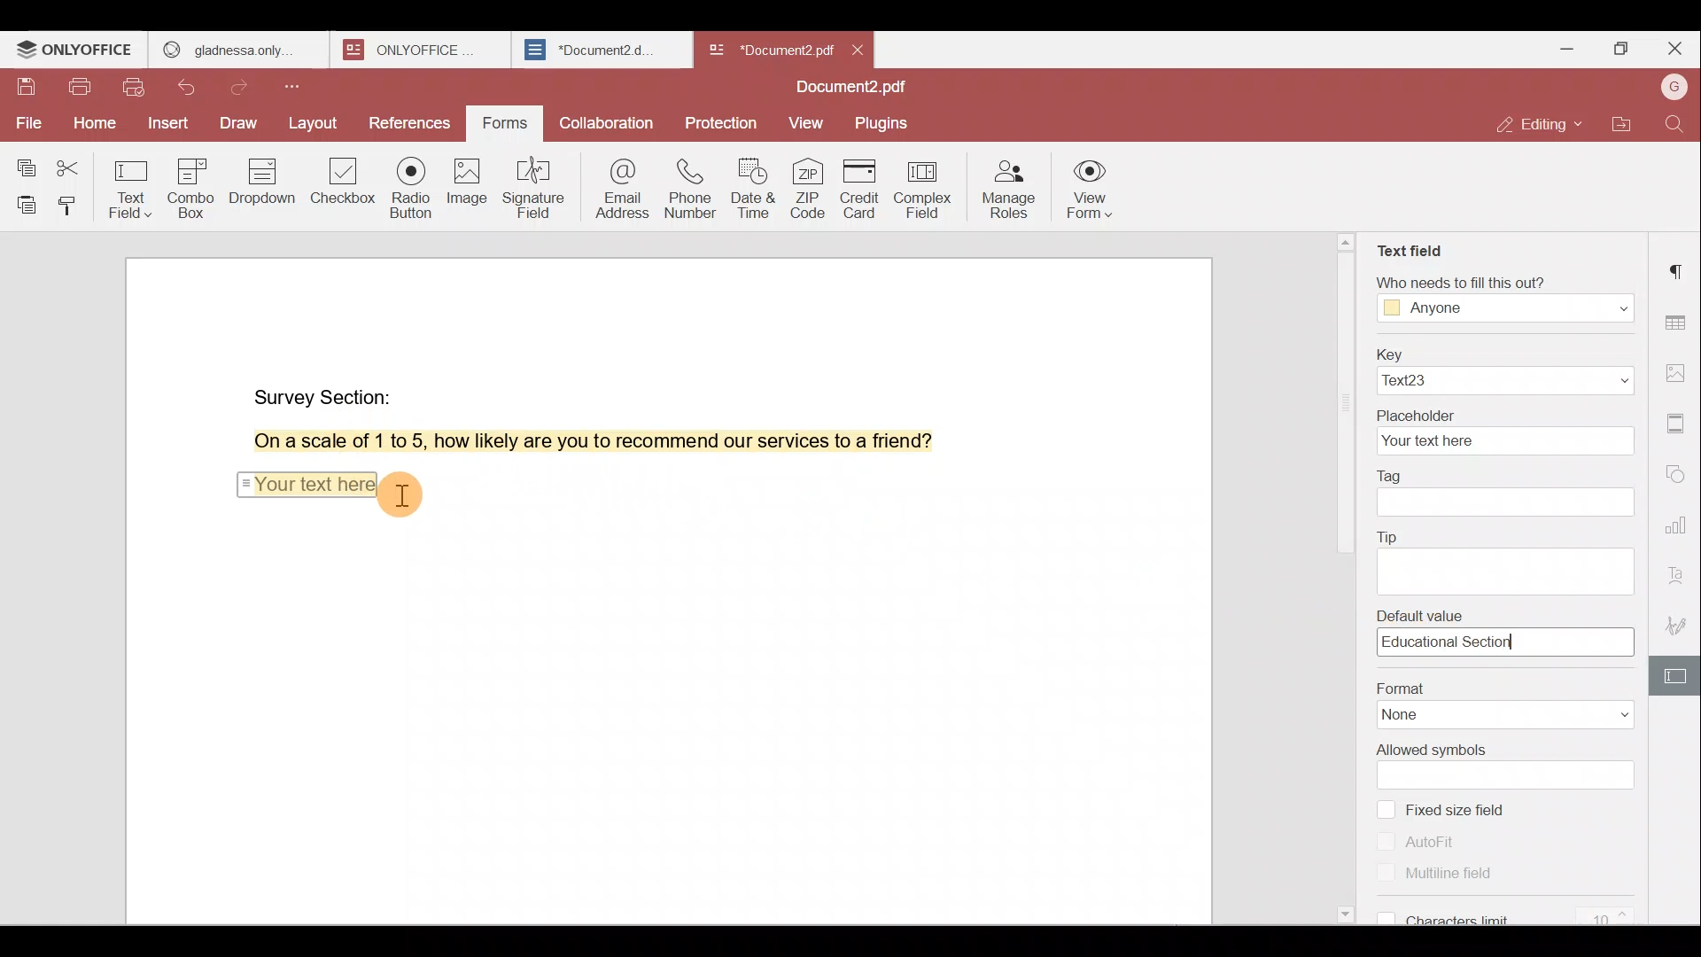 The height and width of the screenshot is (957, 1701). I want to click on Multiline field, so click(1429, 871).